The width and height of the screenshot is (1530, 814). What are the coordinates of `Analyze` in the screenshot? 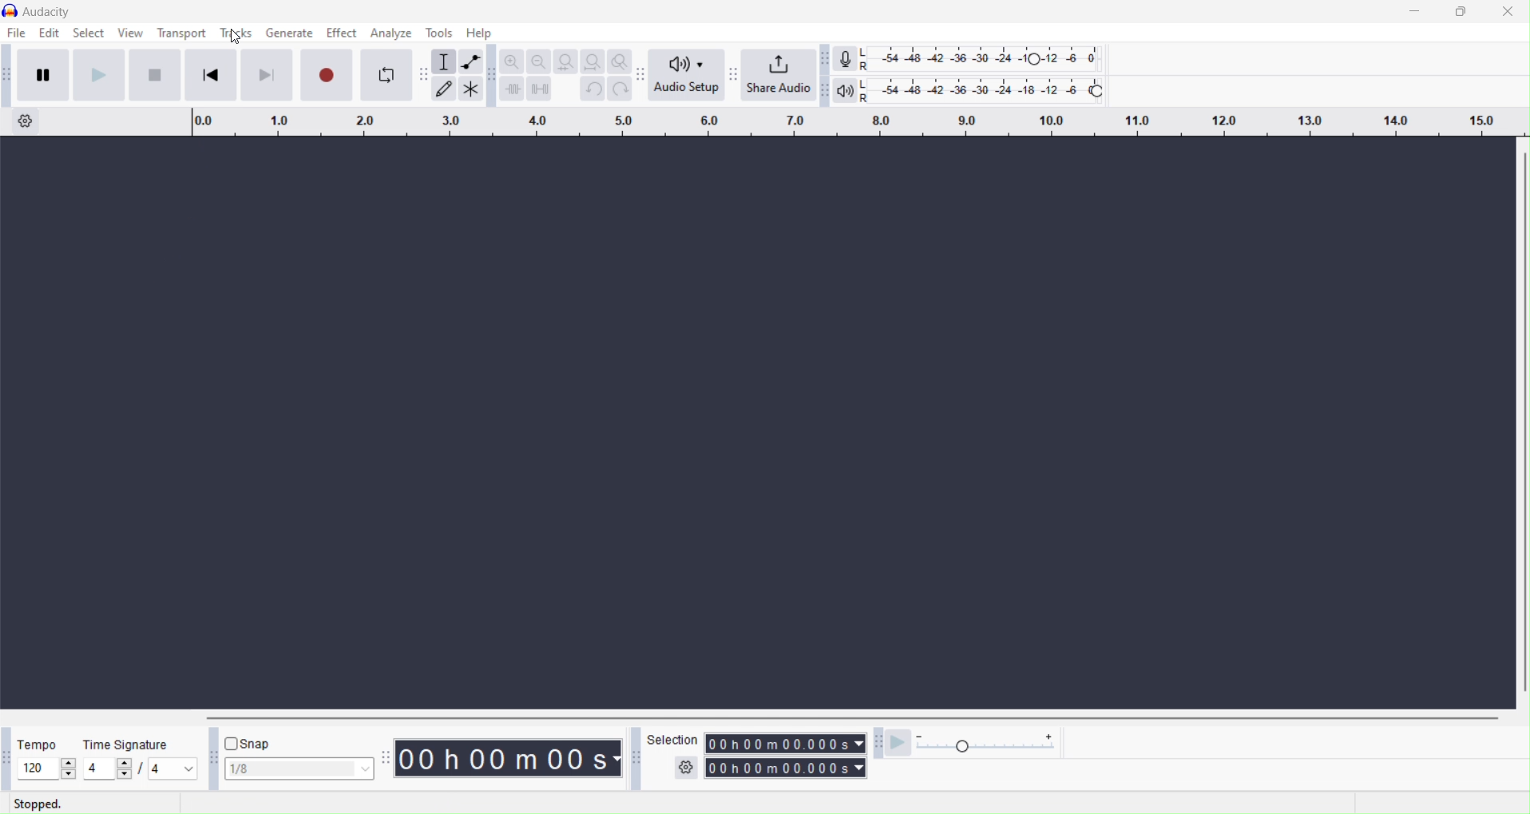 It's located at (390, 33).